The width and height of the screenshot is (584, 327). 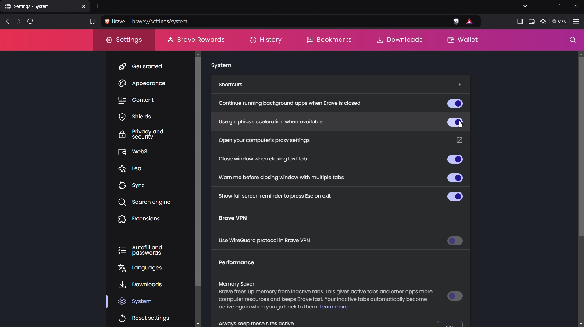 I want to click on Memory Saver, so click(x=327, y=297).